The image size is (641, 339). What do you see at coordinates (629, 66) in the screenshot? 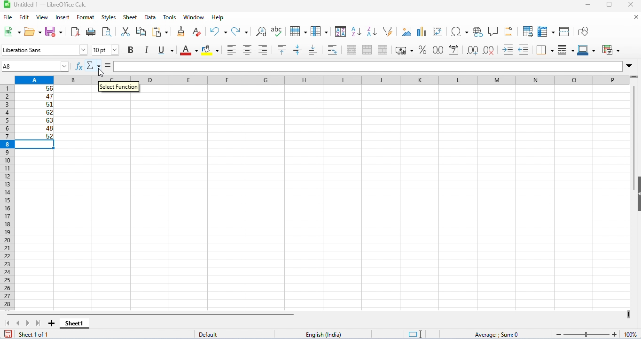
I see `expand` at bounding box center [629, 66].